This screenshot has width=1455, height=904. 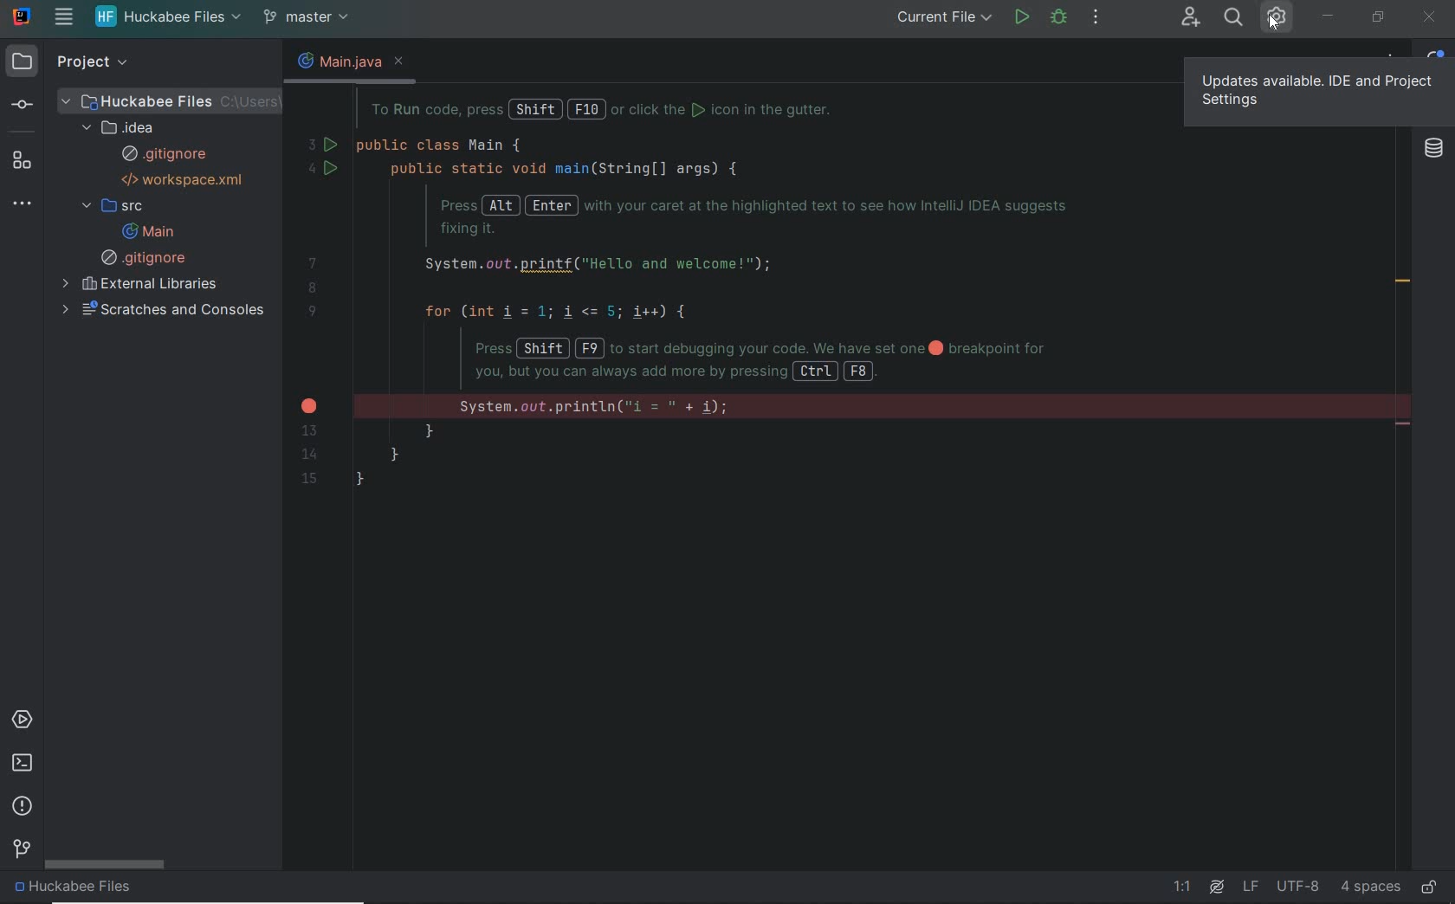 I want to click on system name, so click(x=21, y=16).